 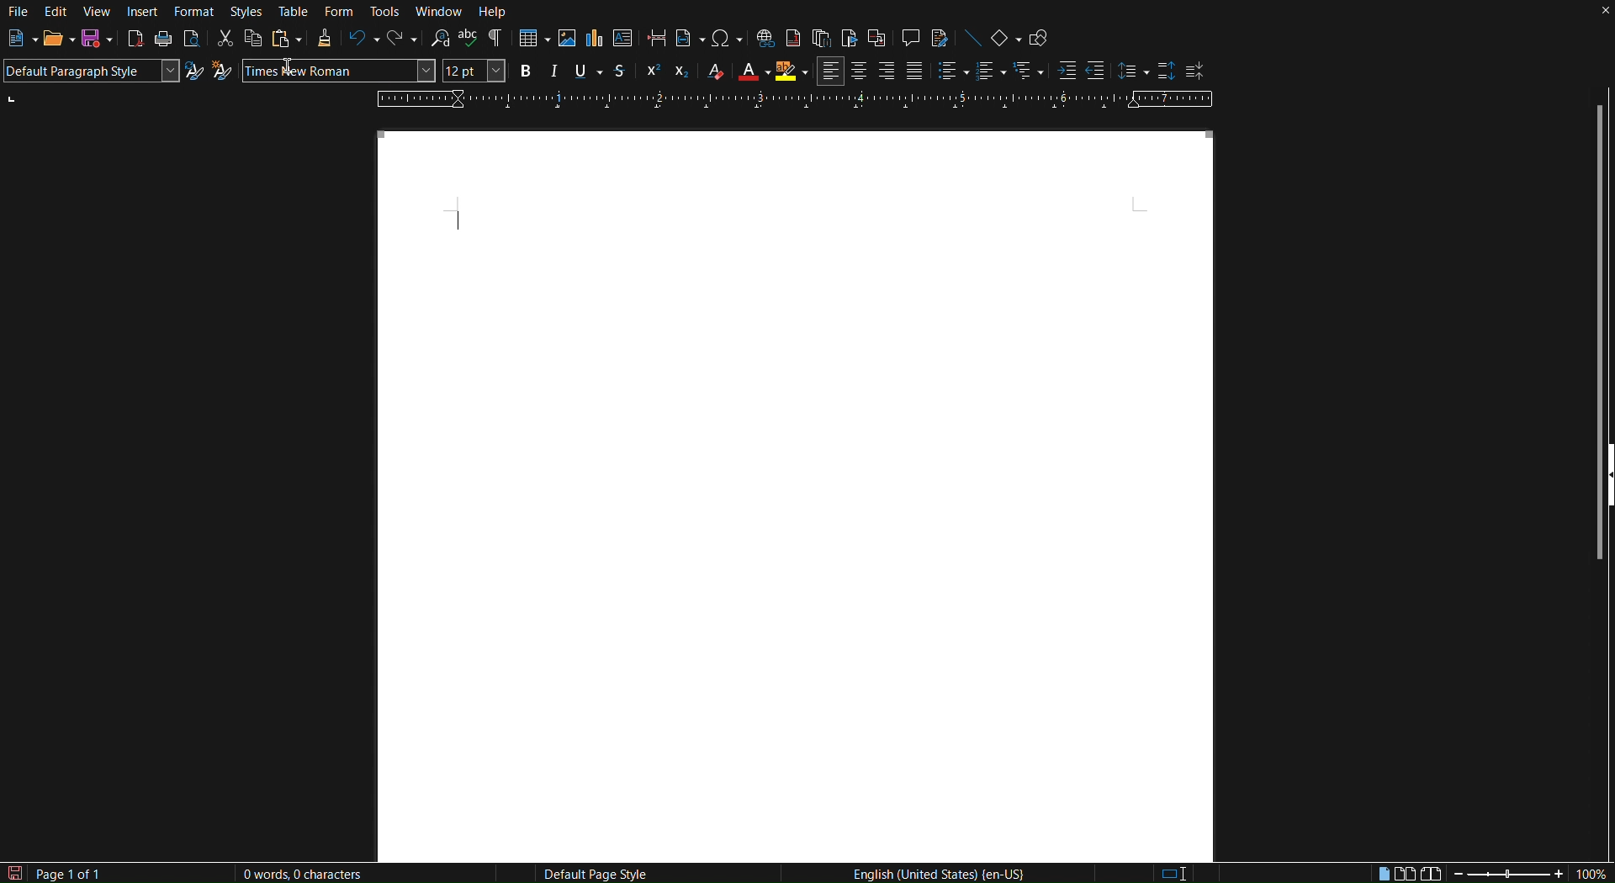 What do you see at coordinates (471, 41) in the screenshot?
I see `Check spelling` at bounding box center [471, 41].